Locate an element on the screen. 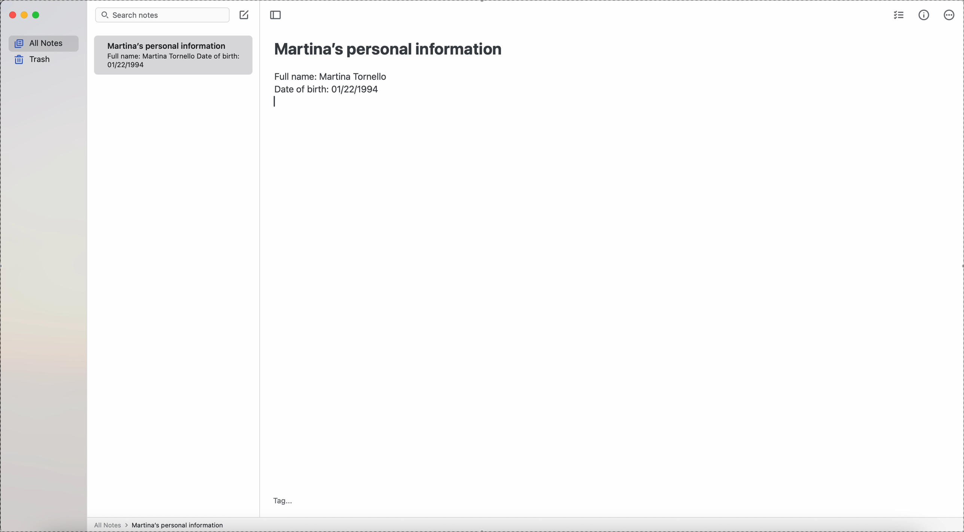 Image resolution: width=964 pixels, height=532 pixels. tag is located at coordinates (283, 501).